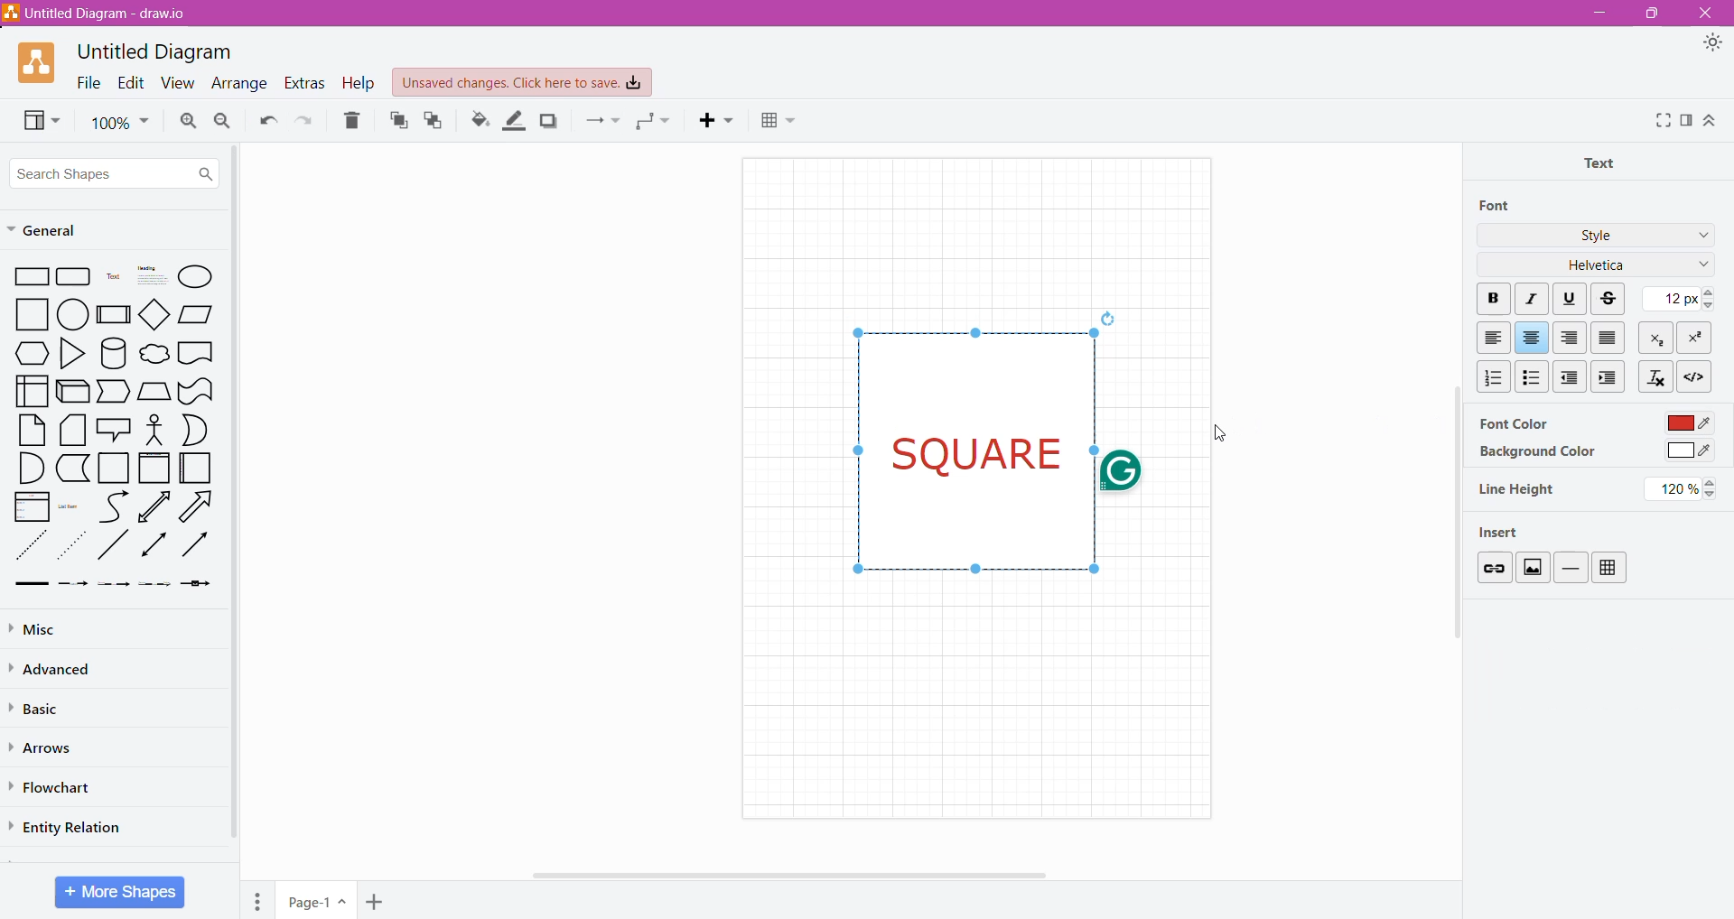 Image resolution: width=1734 pixels, height=919 pixels. Describe the element at coordinates (1712, 43) in the screenshot. I see `Appearance` at that location.